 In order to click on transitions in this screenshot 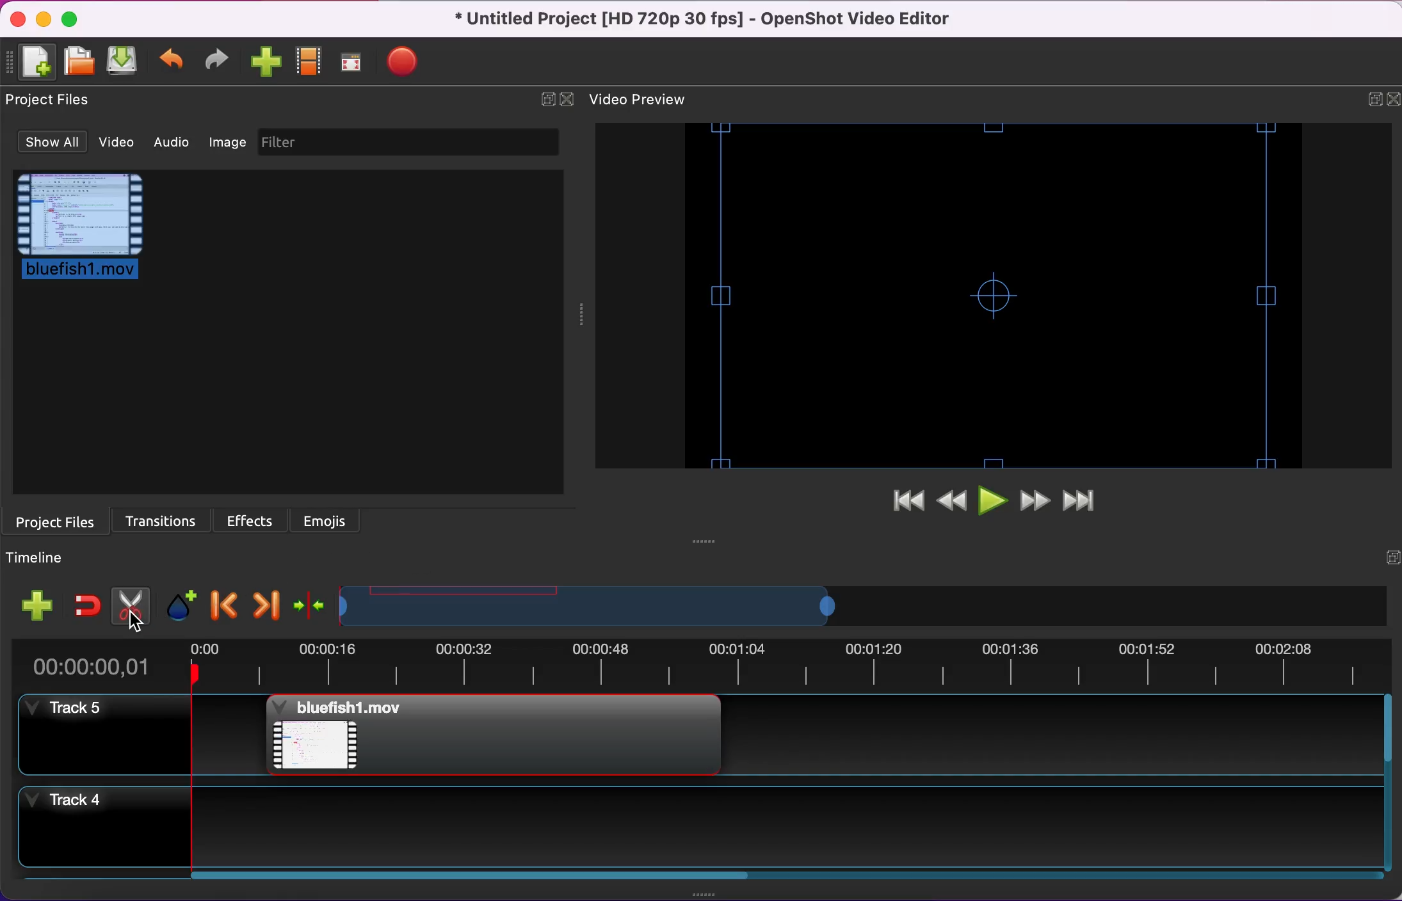, I will do `click(159, 520)`.